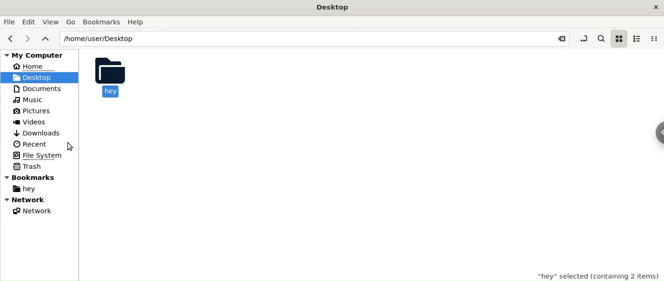 The height and width of the screenshot is (281, 664). I want to click on File, so click(9, 22).